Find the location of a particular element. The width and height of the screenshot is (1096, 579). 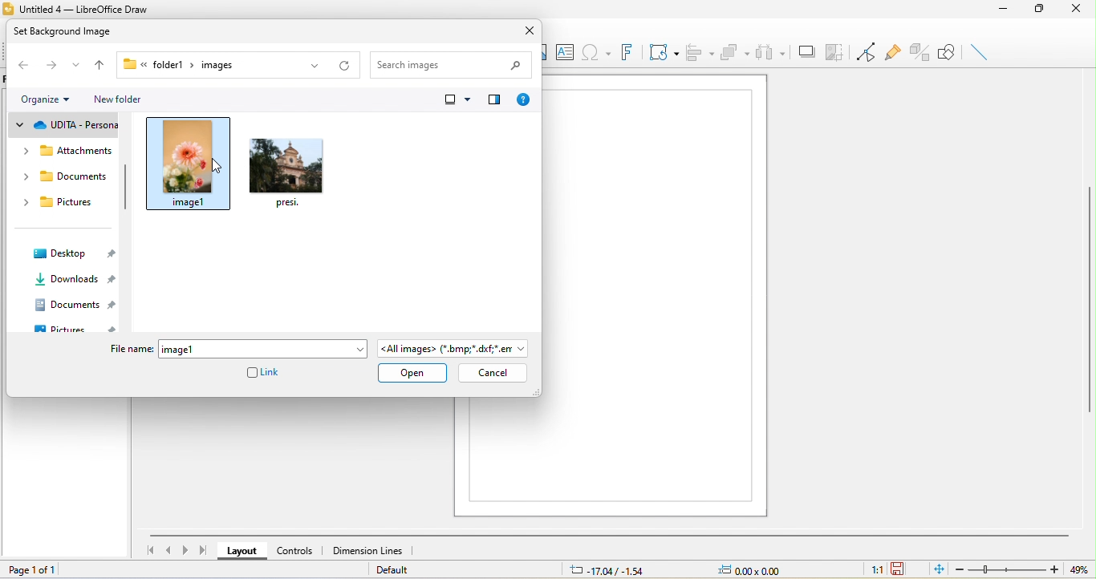

cursor movement is located at coordinates (219, 168).